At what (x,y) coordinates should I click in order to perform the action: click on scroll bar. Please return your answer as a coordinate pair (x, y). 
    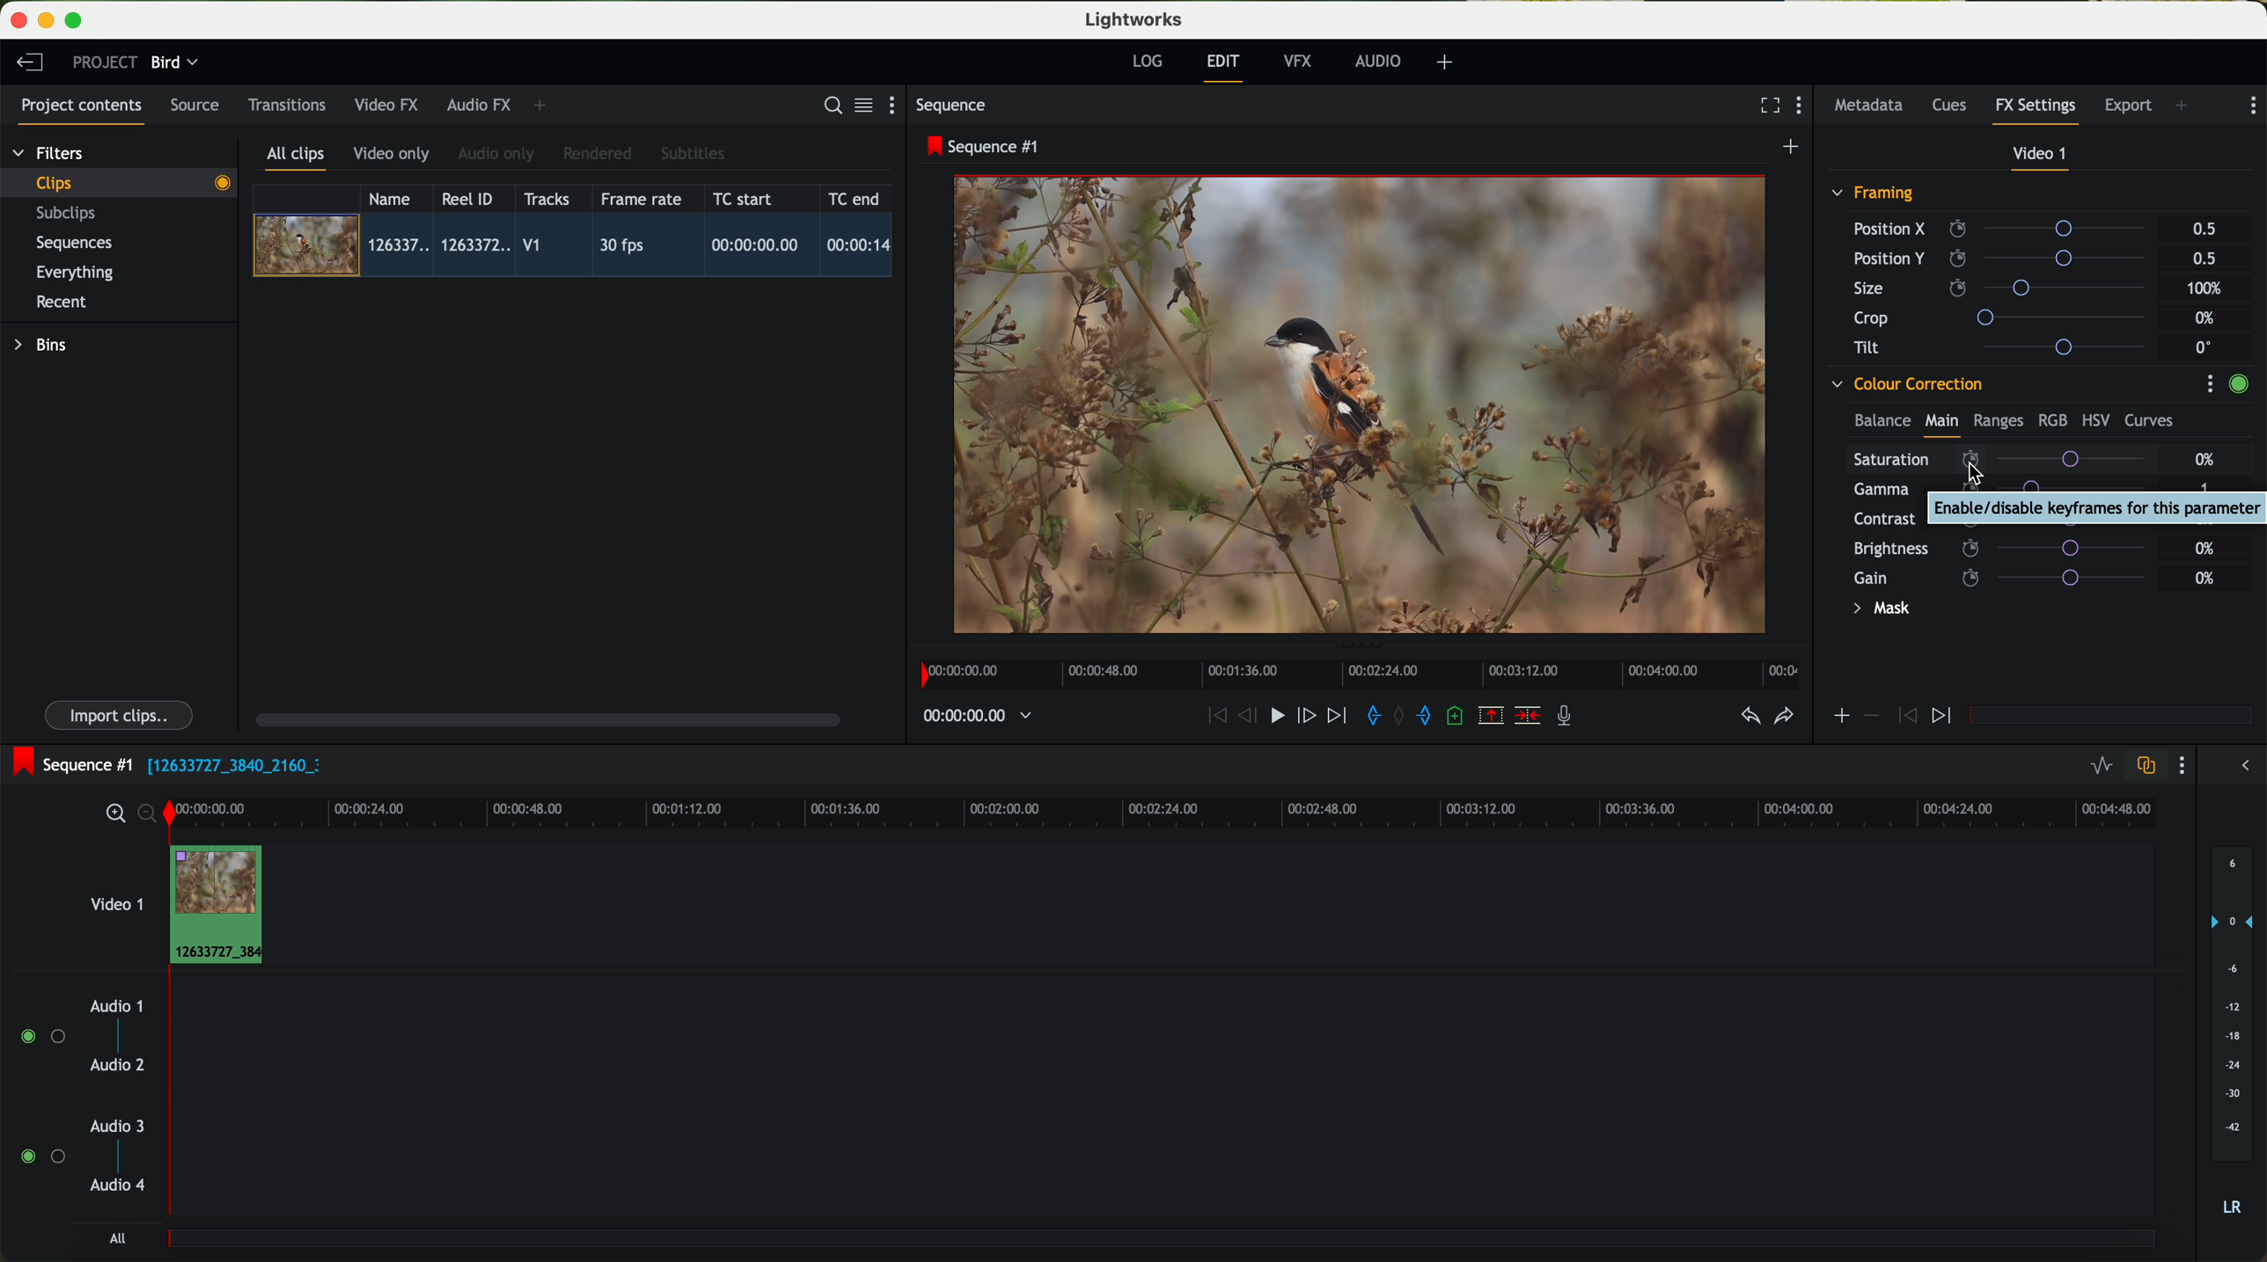
    Looking at the image, I should click on (546, 719).